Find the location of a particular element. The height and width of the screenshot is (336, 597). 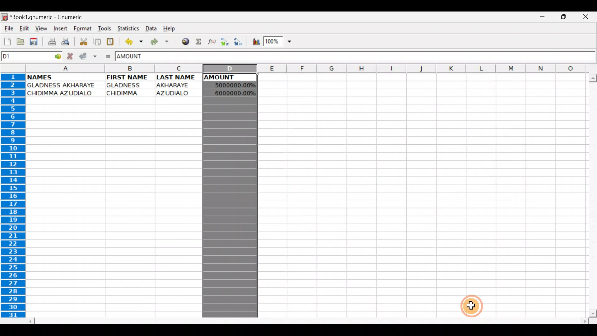

Sort Ascending order is located at coordinates (225, 42).